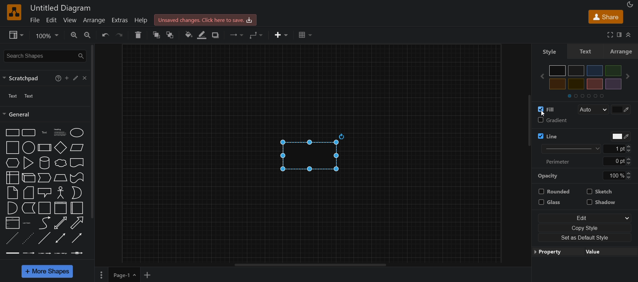  I want to click on cylinder, so click(44, 163).